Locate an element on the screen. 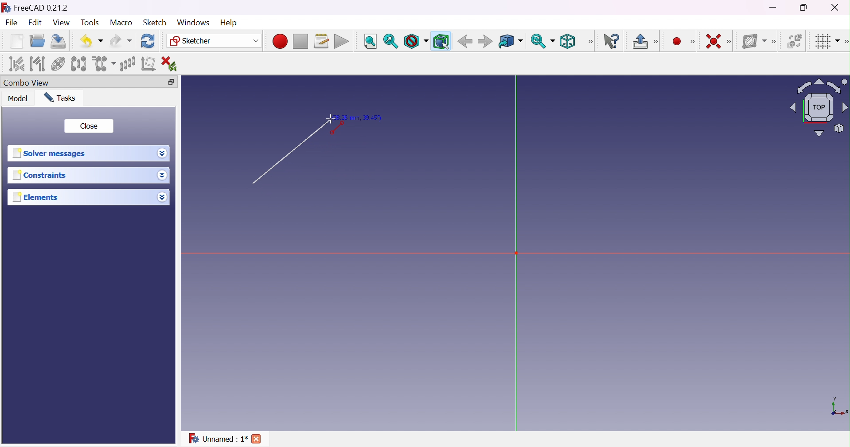 Image resolution: width=850 pixels, height=447 pixels. Windows is located at coordinates (192, 22).